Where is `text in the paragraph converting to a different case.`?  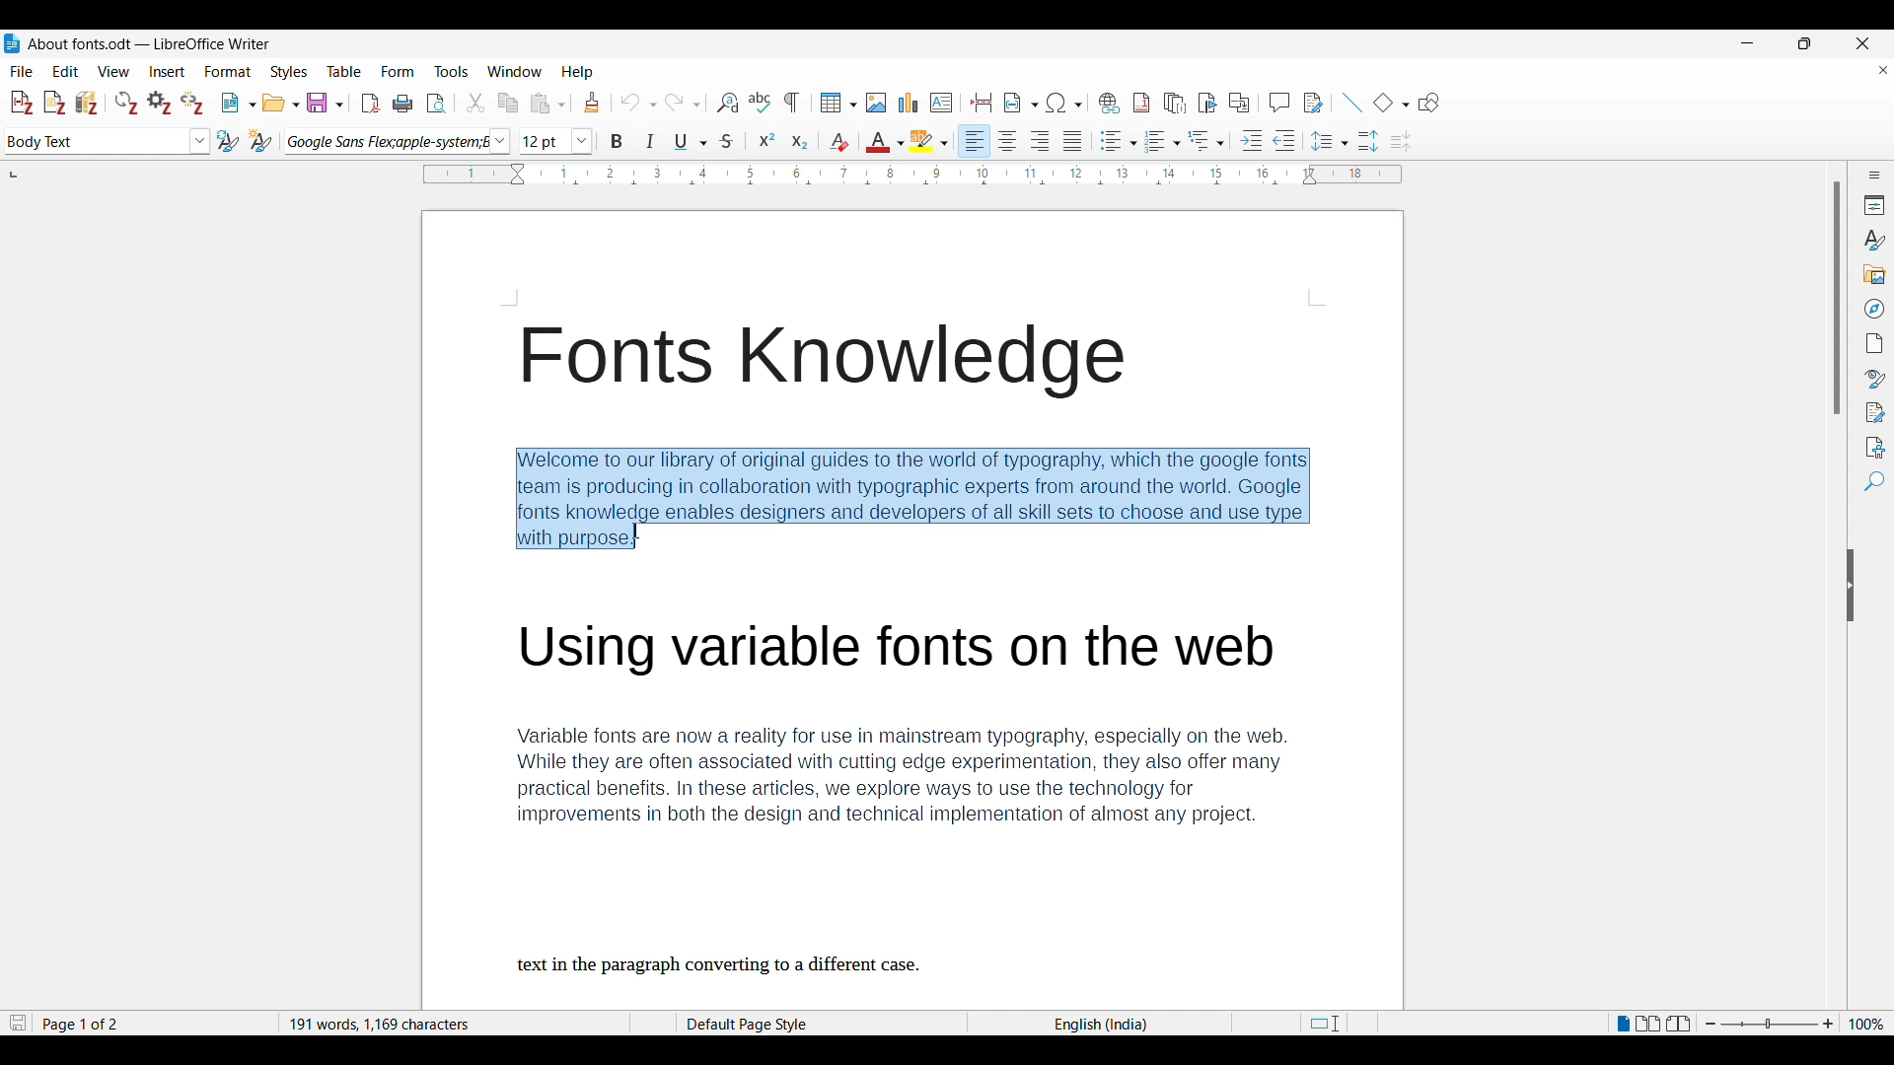 text in the paragraph converting to a different case. is located at coordinates (719, 966).